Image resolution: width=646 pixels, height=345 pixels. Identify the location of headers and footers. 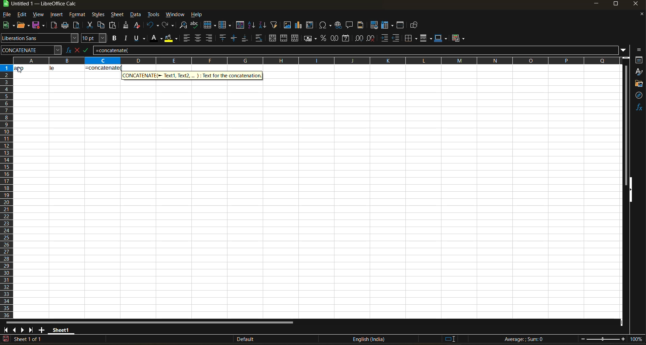
(361, 24).